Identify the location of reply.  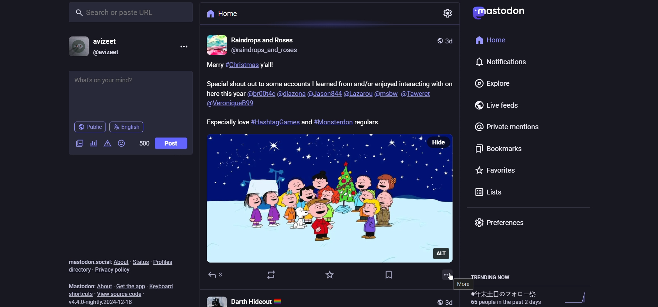
(215, 275).